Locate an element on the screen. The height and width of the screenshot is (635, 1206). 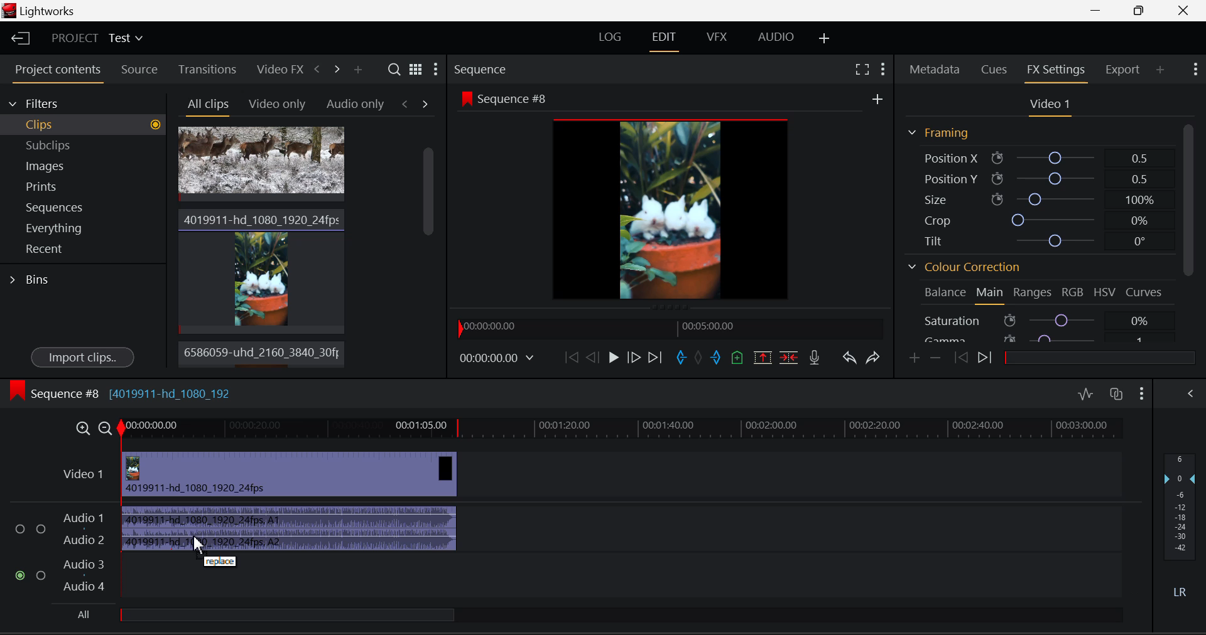
Gamma is located at coordinates (1045, 338).